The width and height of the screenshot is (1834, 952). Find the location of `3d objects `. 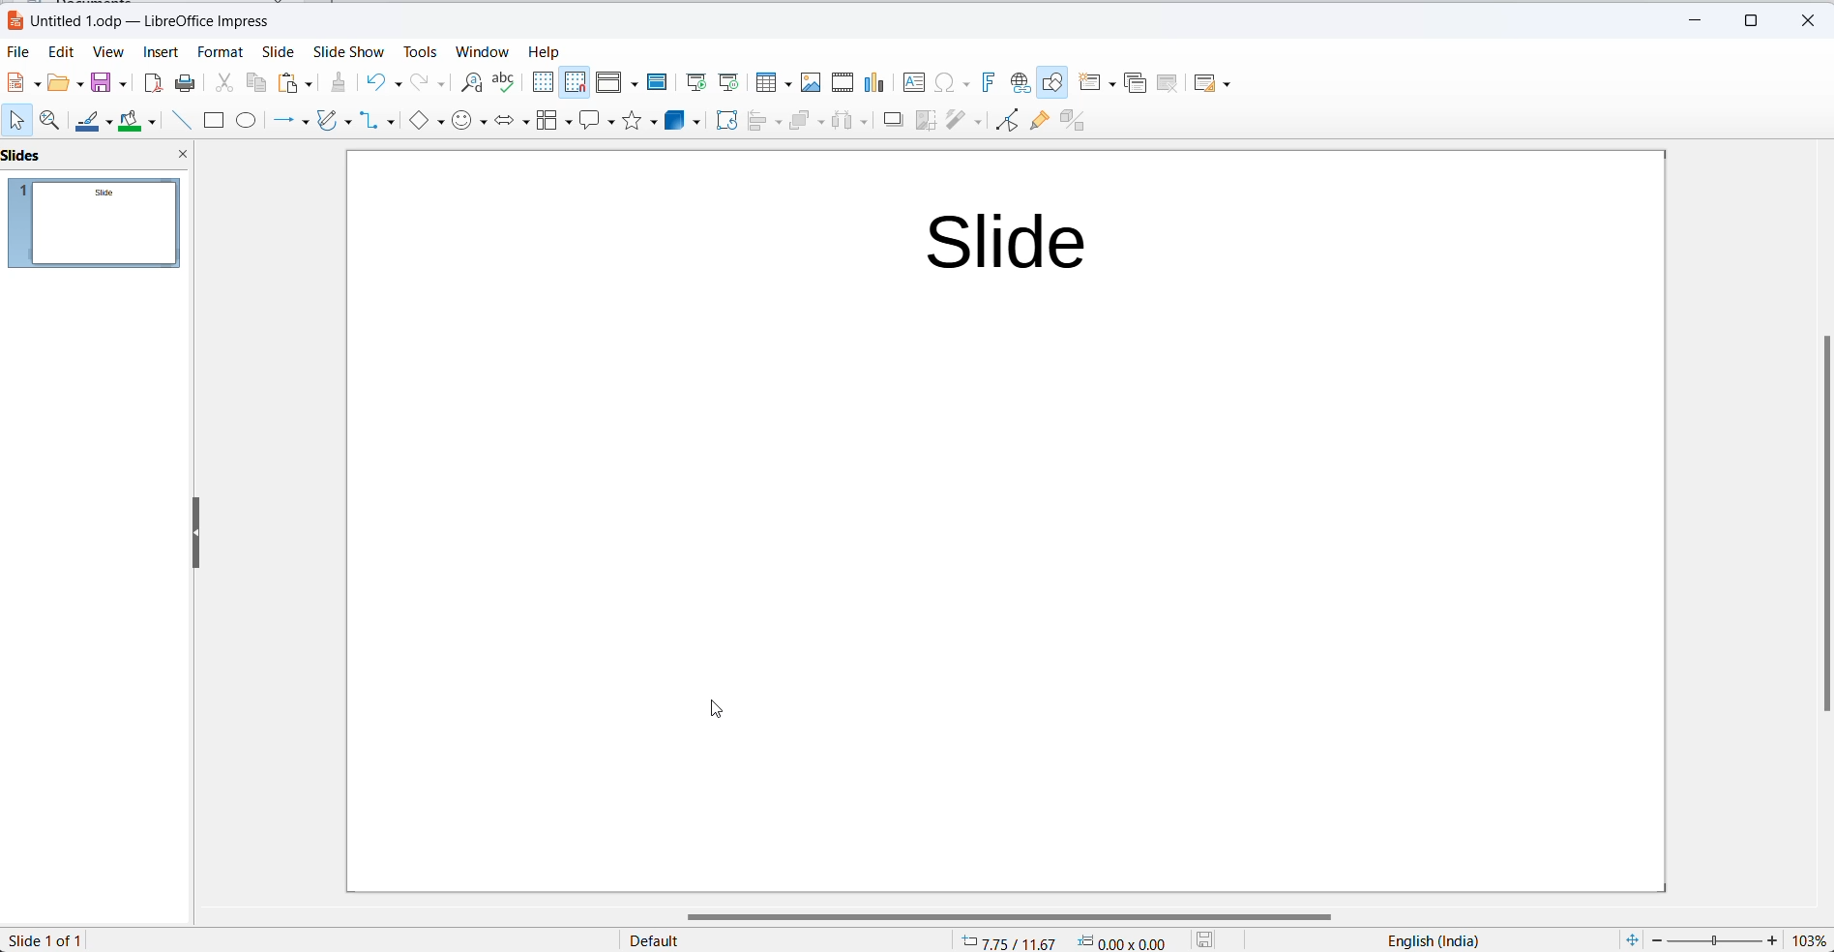

3d objects  is located at coordinates (683, 124).